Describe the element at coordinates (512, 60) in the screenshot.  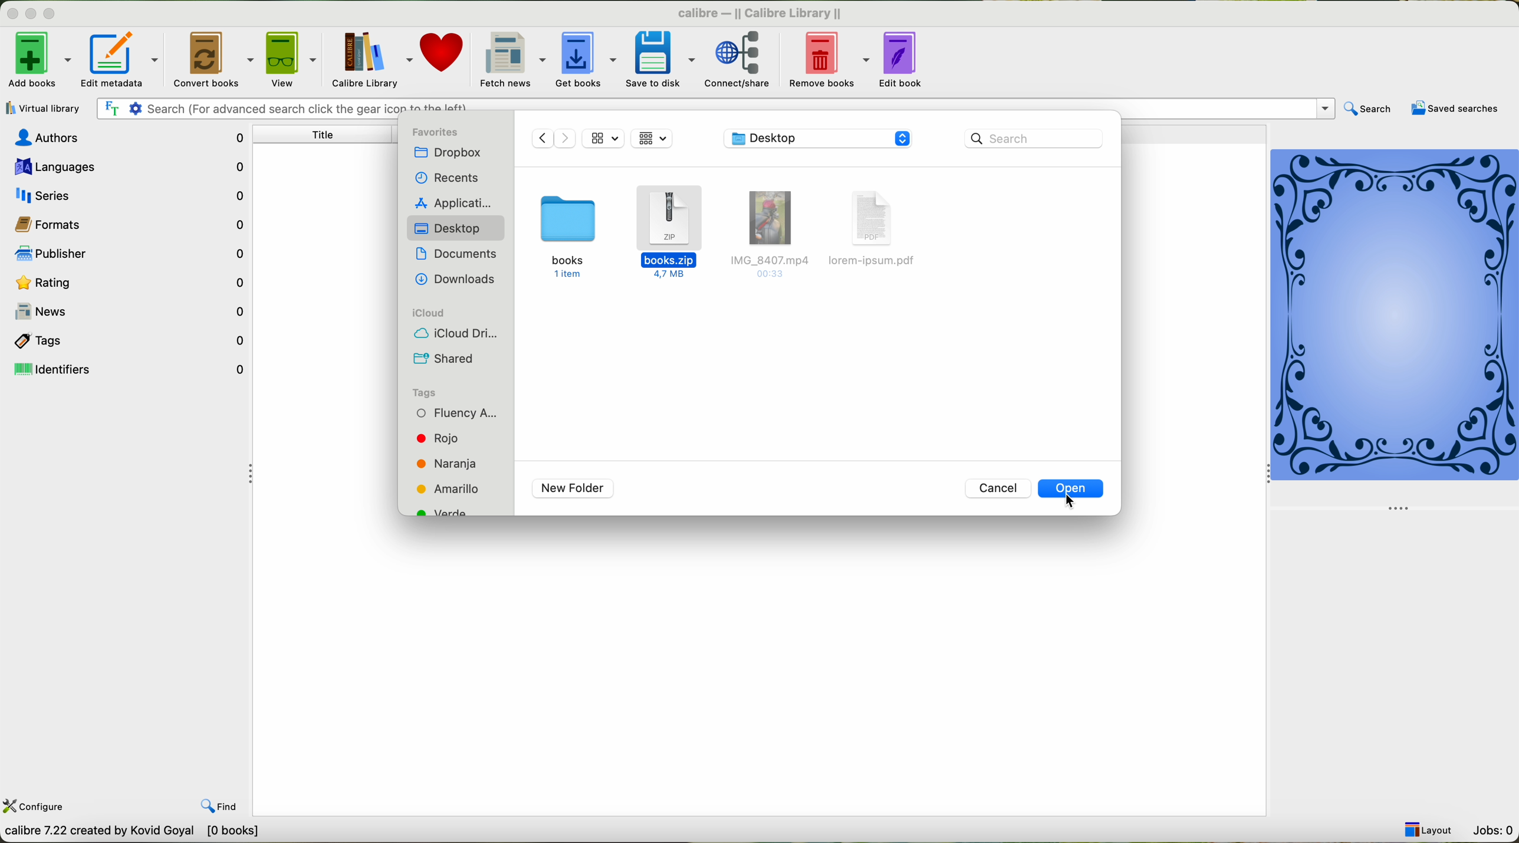
I see `fetch news` at that location.